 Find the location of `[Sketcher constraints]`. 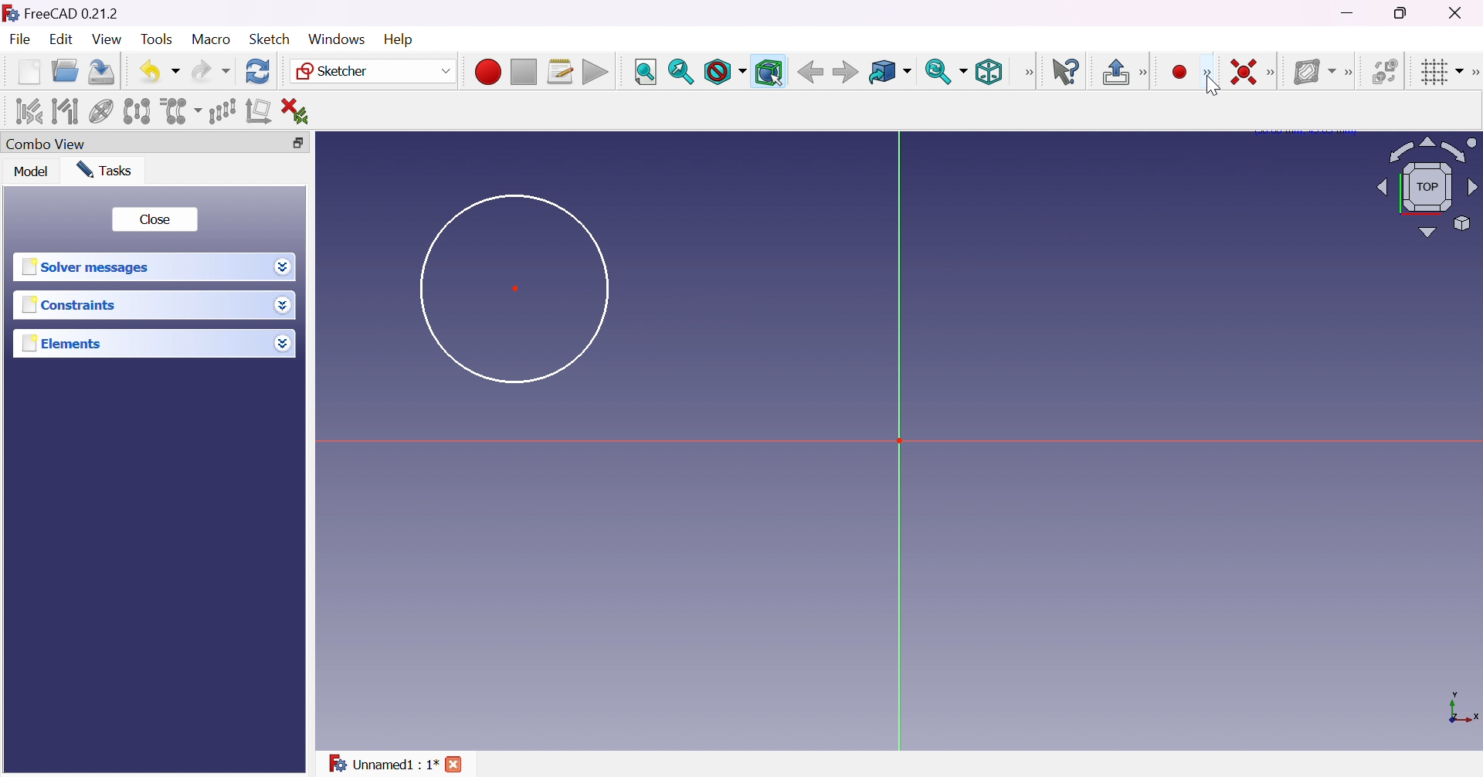

[Sketcher constraints] is located at coordinates (1274, 73).